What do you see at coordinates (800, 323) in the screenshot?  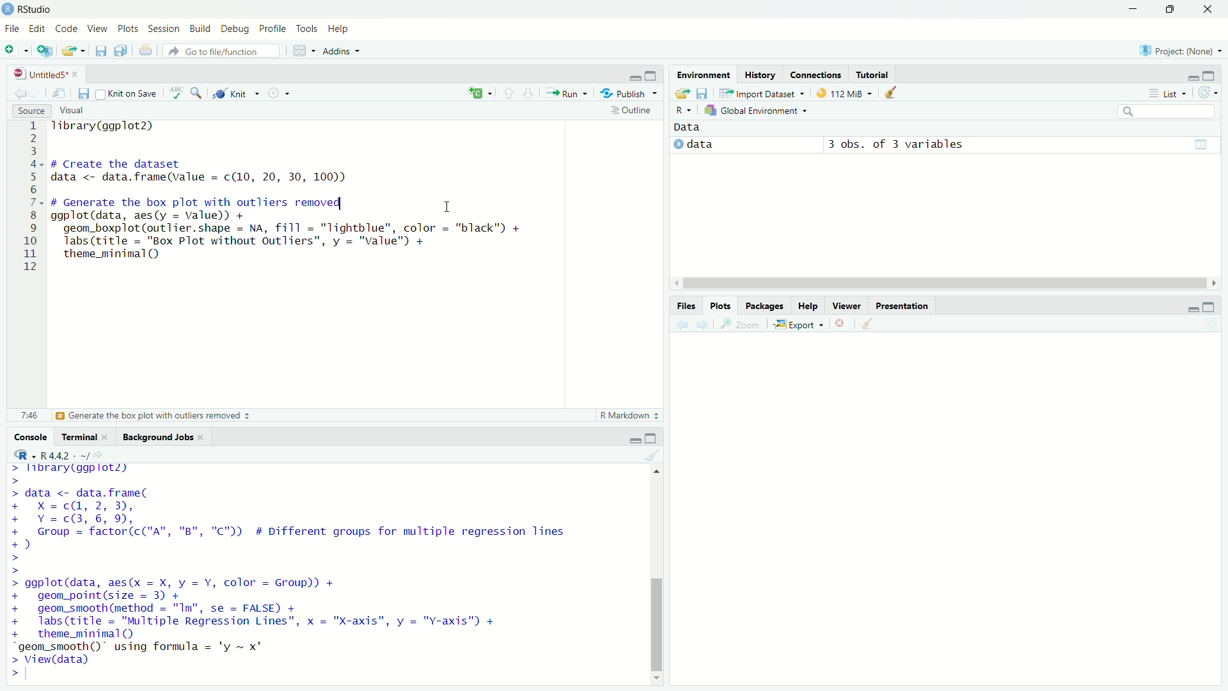 I see `i Export ~` at bounding box center [800, 323].